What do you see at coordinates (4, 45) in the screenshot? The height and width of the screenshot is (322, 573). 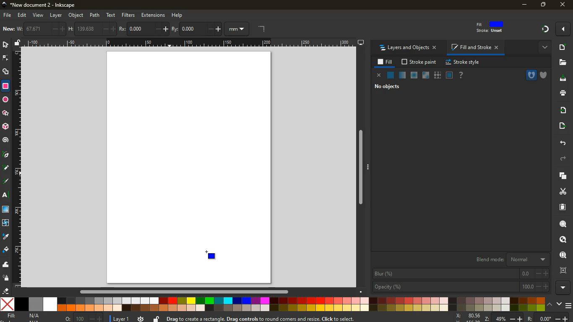 I see `select` at bounding box center [4, 45].